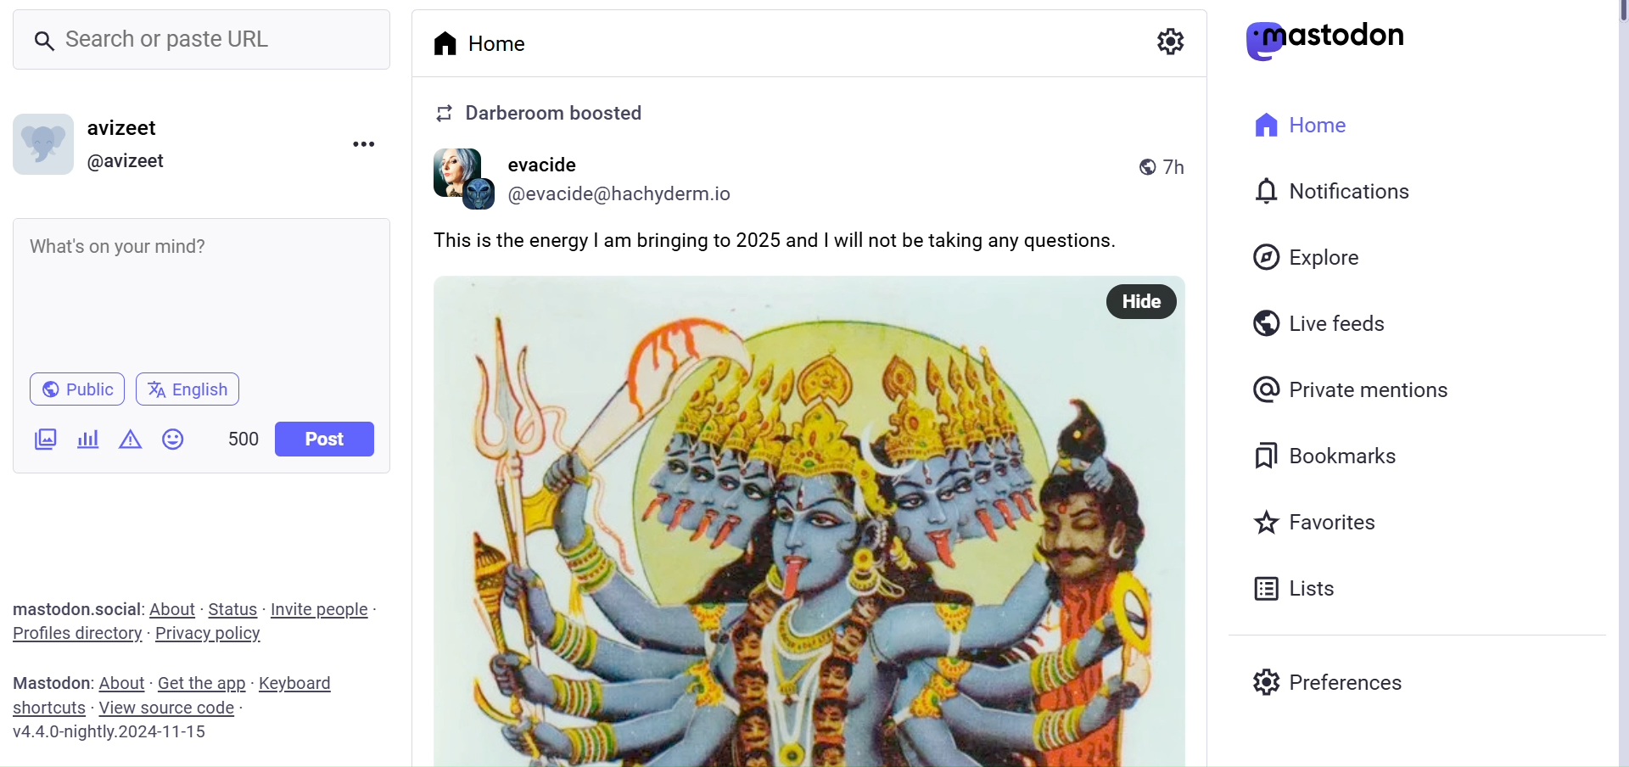 The image size is (1629, 767). I want to click on Notifications, so click(1333, 193).